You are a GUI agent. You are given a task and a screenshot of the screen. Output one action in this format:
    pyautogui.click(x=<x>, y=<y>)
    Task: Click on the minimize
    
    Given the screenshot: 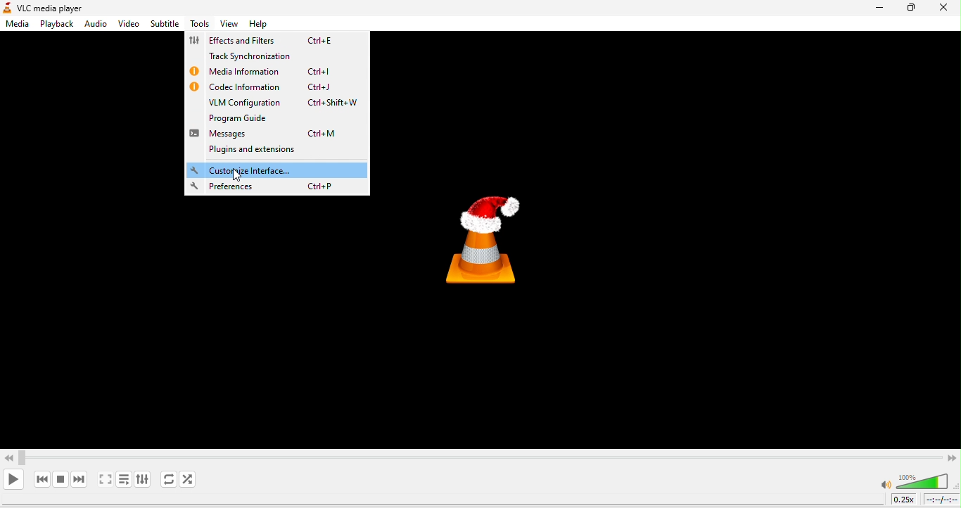 What is the action you would take?
    pyautogui.click(x=874, y=11)
    